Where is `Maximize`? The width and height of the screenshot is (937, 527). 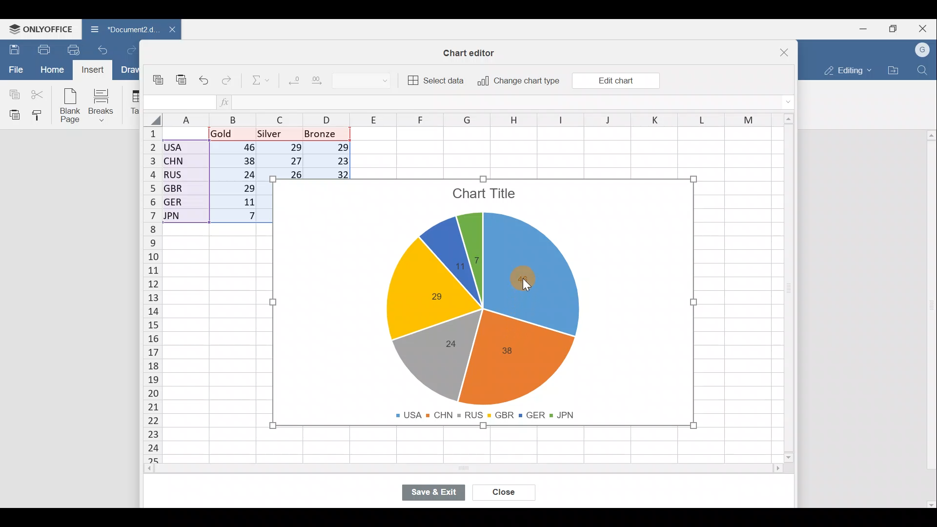
Maximize is located at coordinates (897, 28).